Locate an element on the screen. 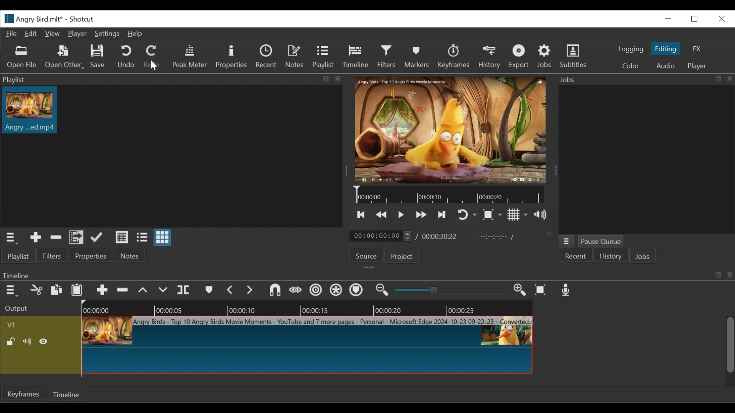  Timeline is located at coordinates (367, 275).